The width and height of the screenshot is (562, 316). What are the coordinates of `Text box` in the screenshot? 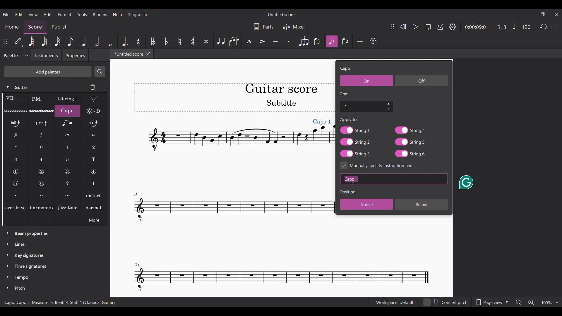 It's located at (404, 179).